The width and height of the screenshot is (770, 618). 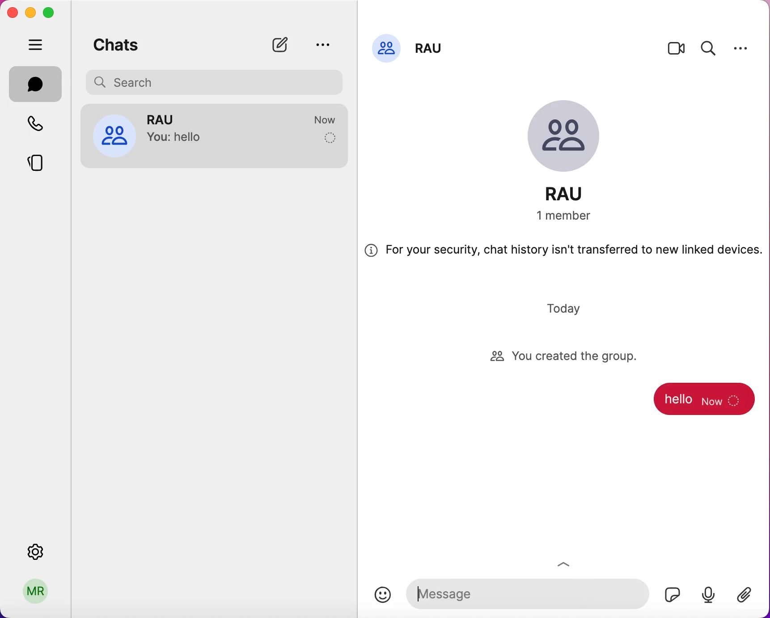 What do you see at coordinates (566, 308) in the screenshot?
I see `today` at bounding box center [566, 308].